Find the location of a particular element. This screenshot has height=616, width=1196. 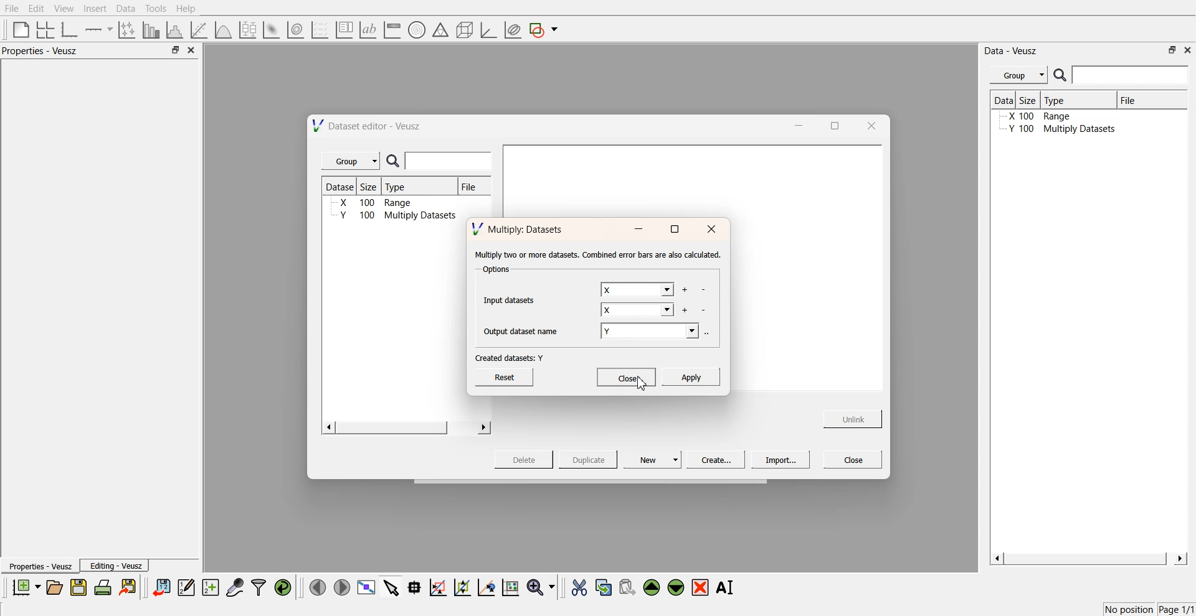

Size is located at coordinates (373, 187).